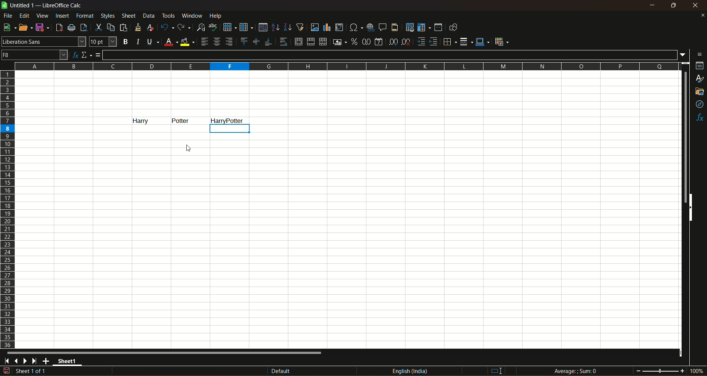 The image size is (707, 376). What do you see at coordinates (87, 54) in the screenshot?
I see `select function` at bounding box center [87, 54].